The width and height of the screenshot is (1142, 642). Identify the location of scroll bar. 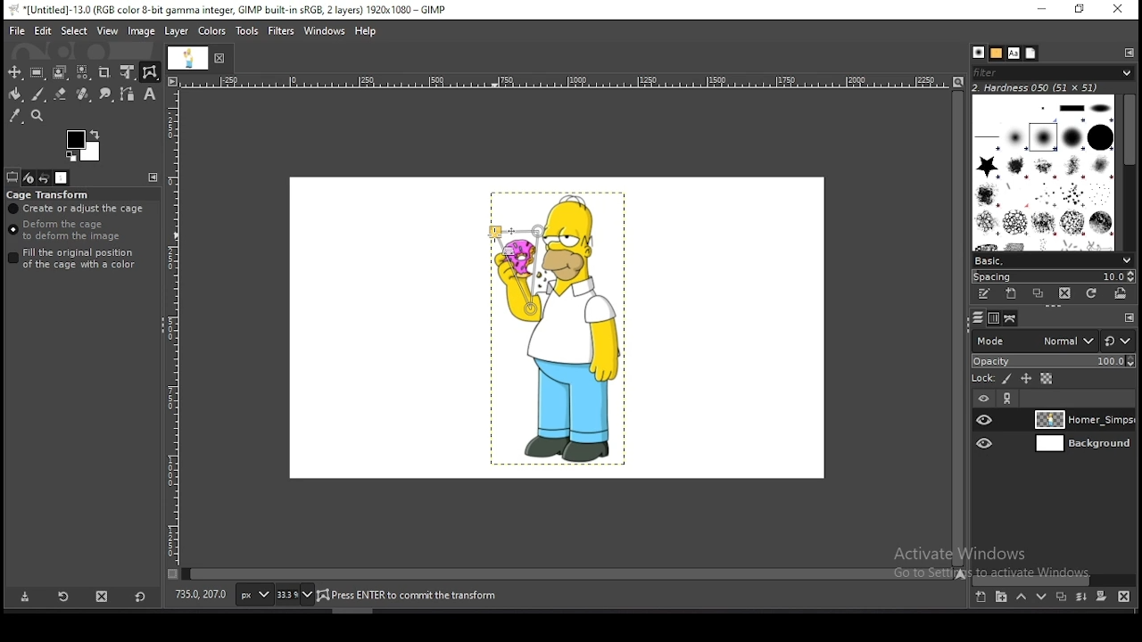
(1055, 579).